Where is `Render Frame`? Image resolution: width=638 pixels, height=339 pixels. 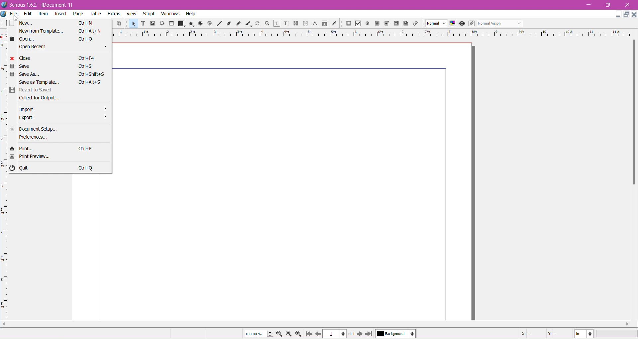 Render Frame is located at coordinates (162, 24).